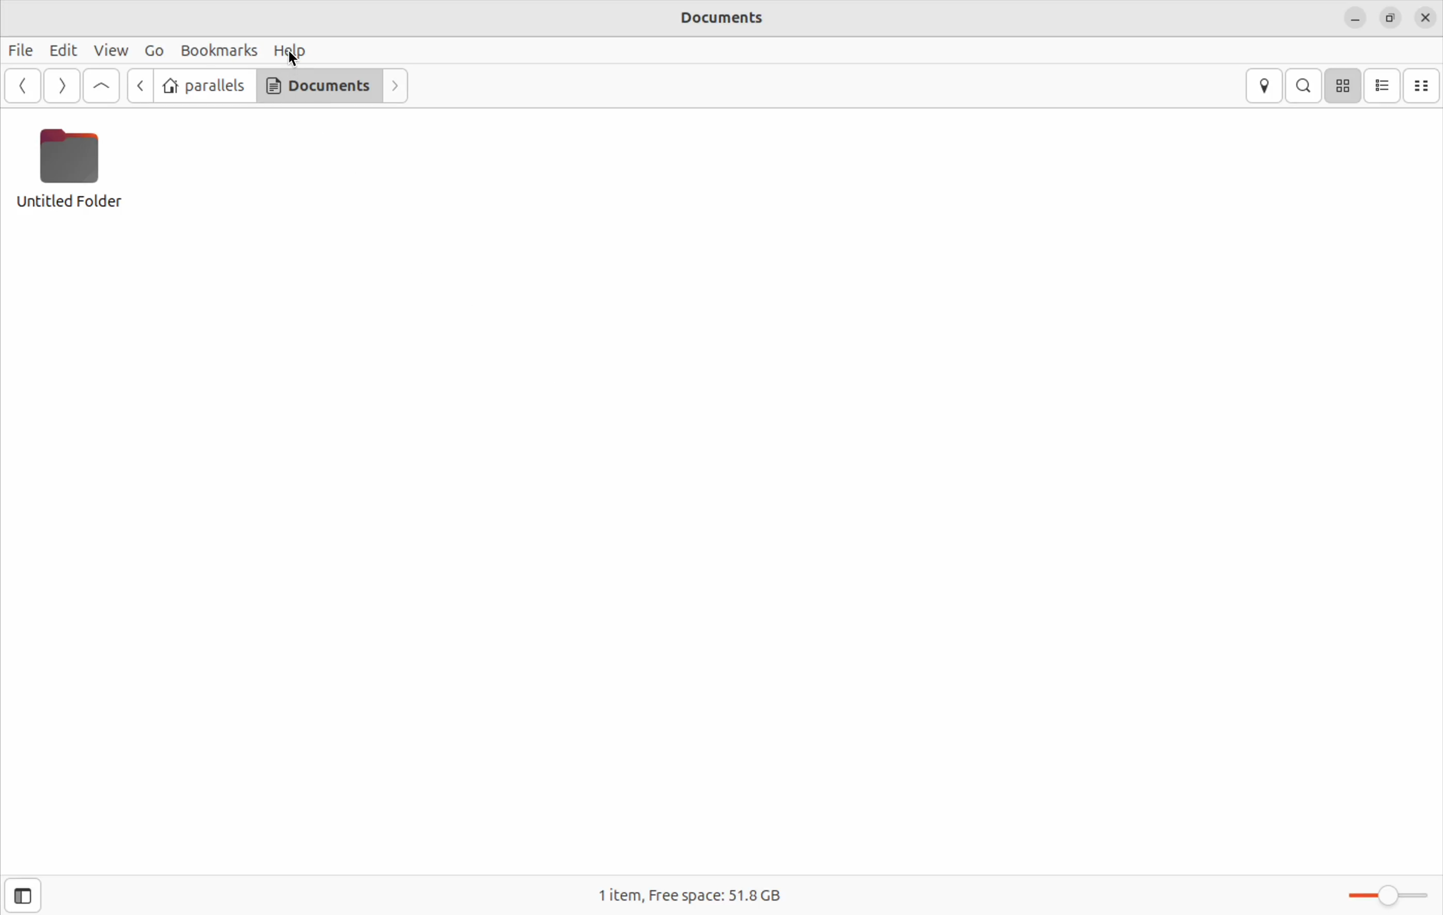  Describe the element at coordinates (294, 60) in the screenshot. I see `Cursor` at that location.